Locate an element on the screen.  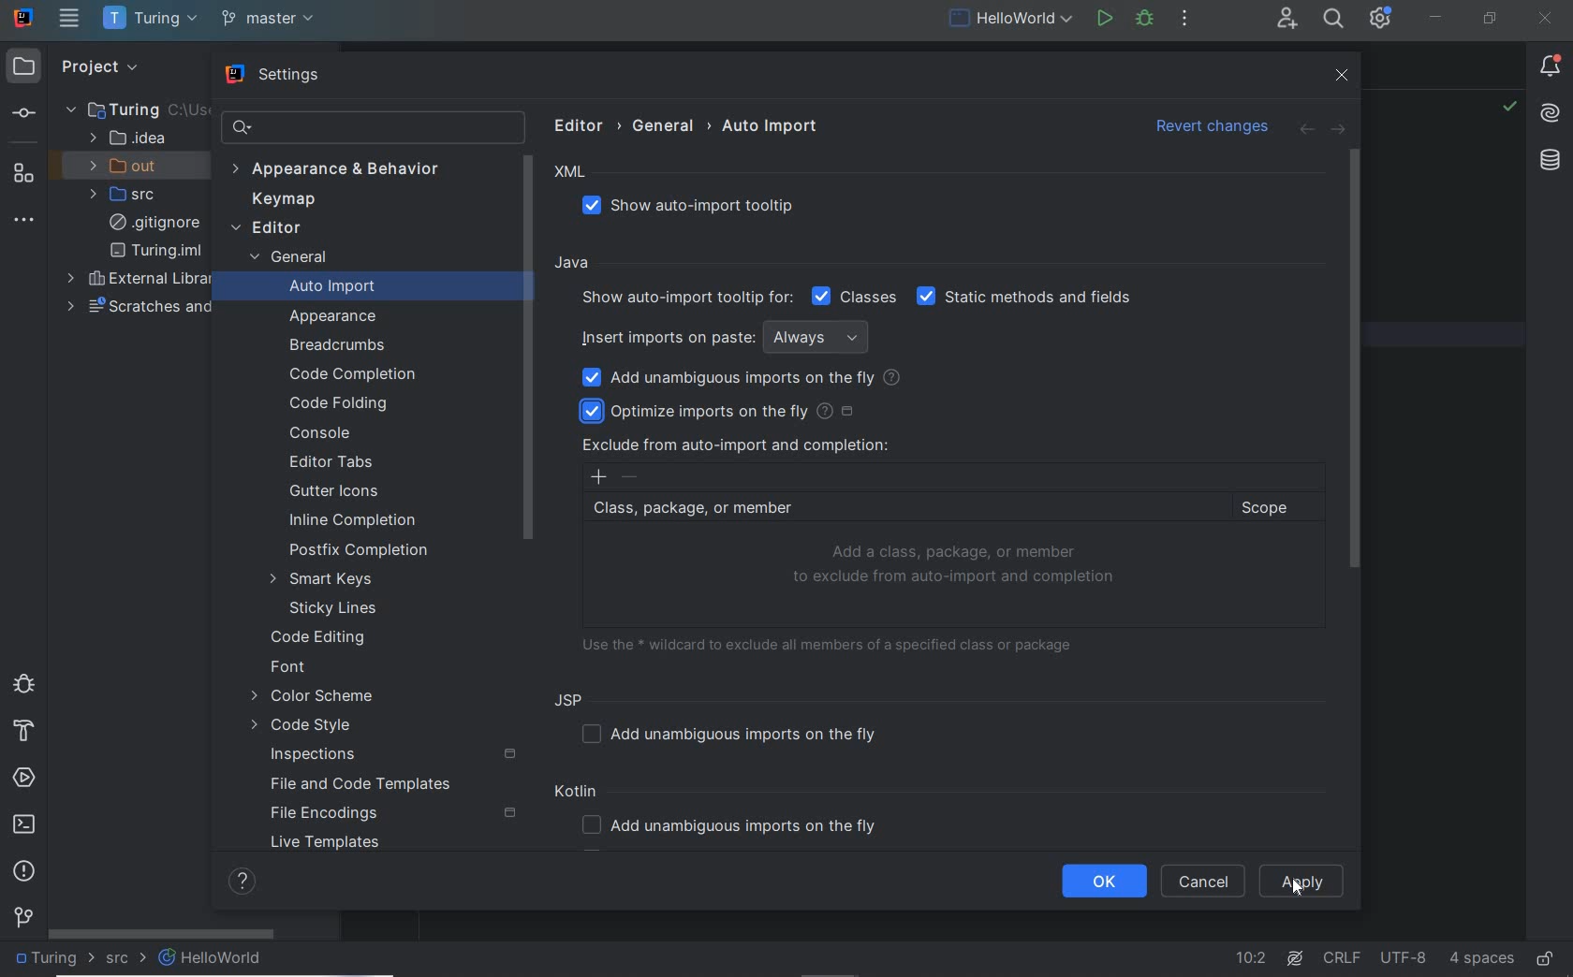
src is located at coordinates (129, 195).